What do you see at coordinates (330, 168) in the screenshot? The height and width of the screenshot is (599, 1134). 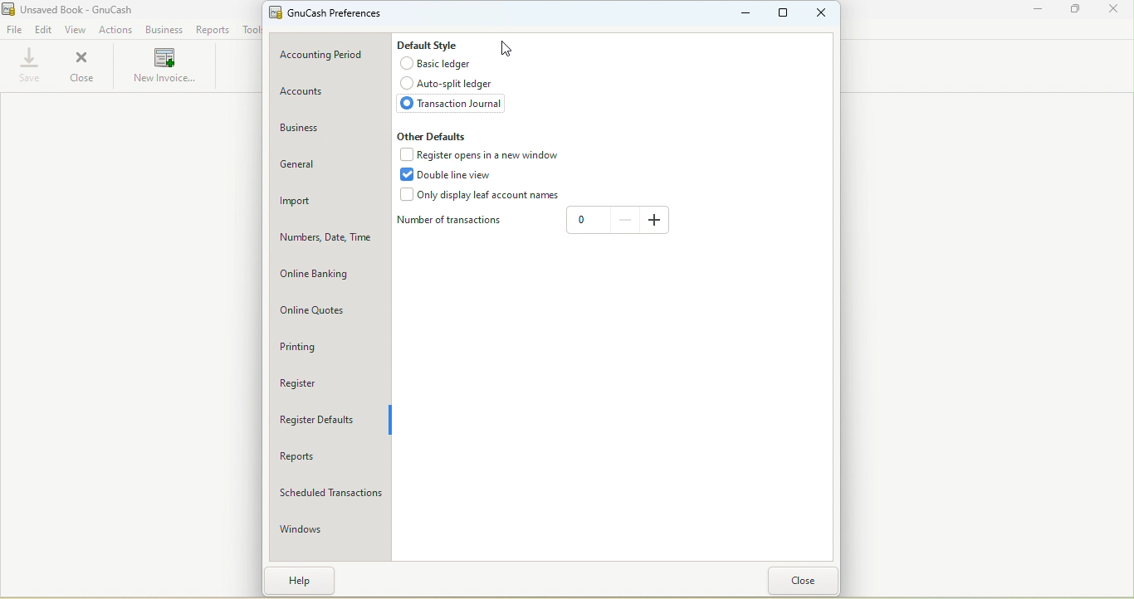 I see `General` at bounding box center [330, 168].